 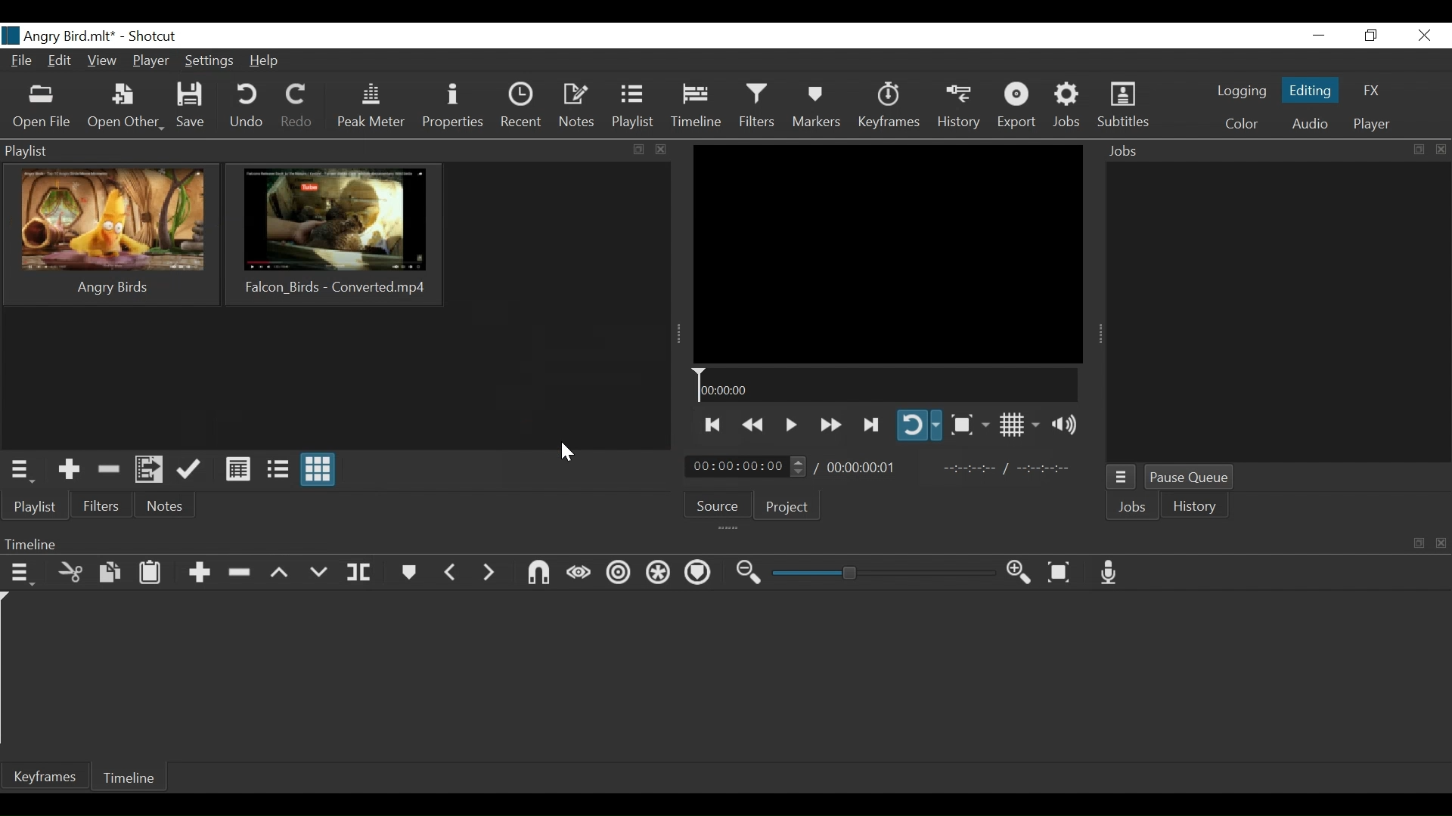 What do you see at coordinates (246, 107) in the screenshot?
I see `Undo` at bounding box center [246, 107].